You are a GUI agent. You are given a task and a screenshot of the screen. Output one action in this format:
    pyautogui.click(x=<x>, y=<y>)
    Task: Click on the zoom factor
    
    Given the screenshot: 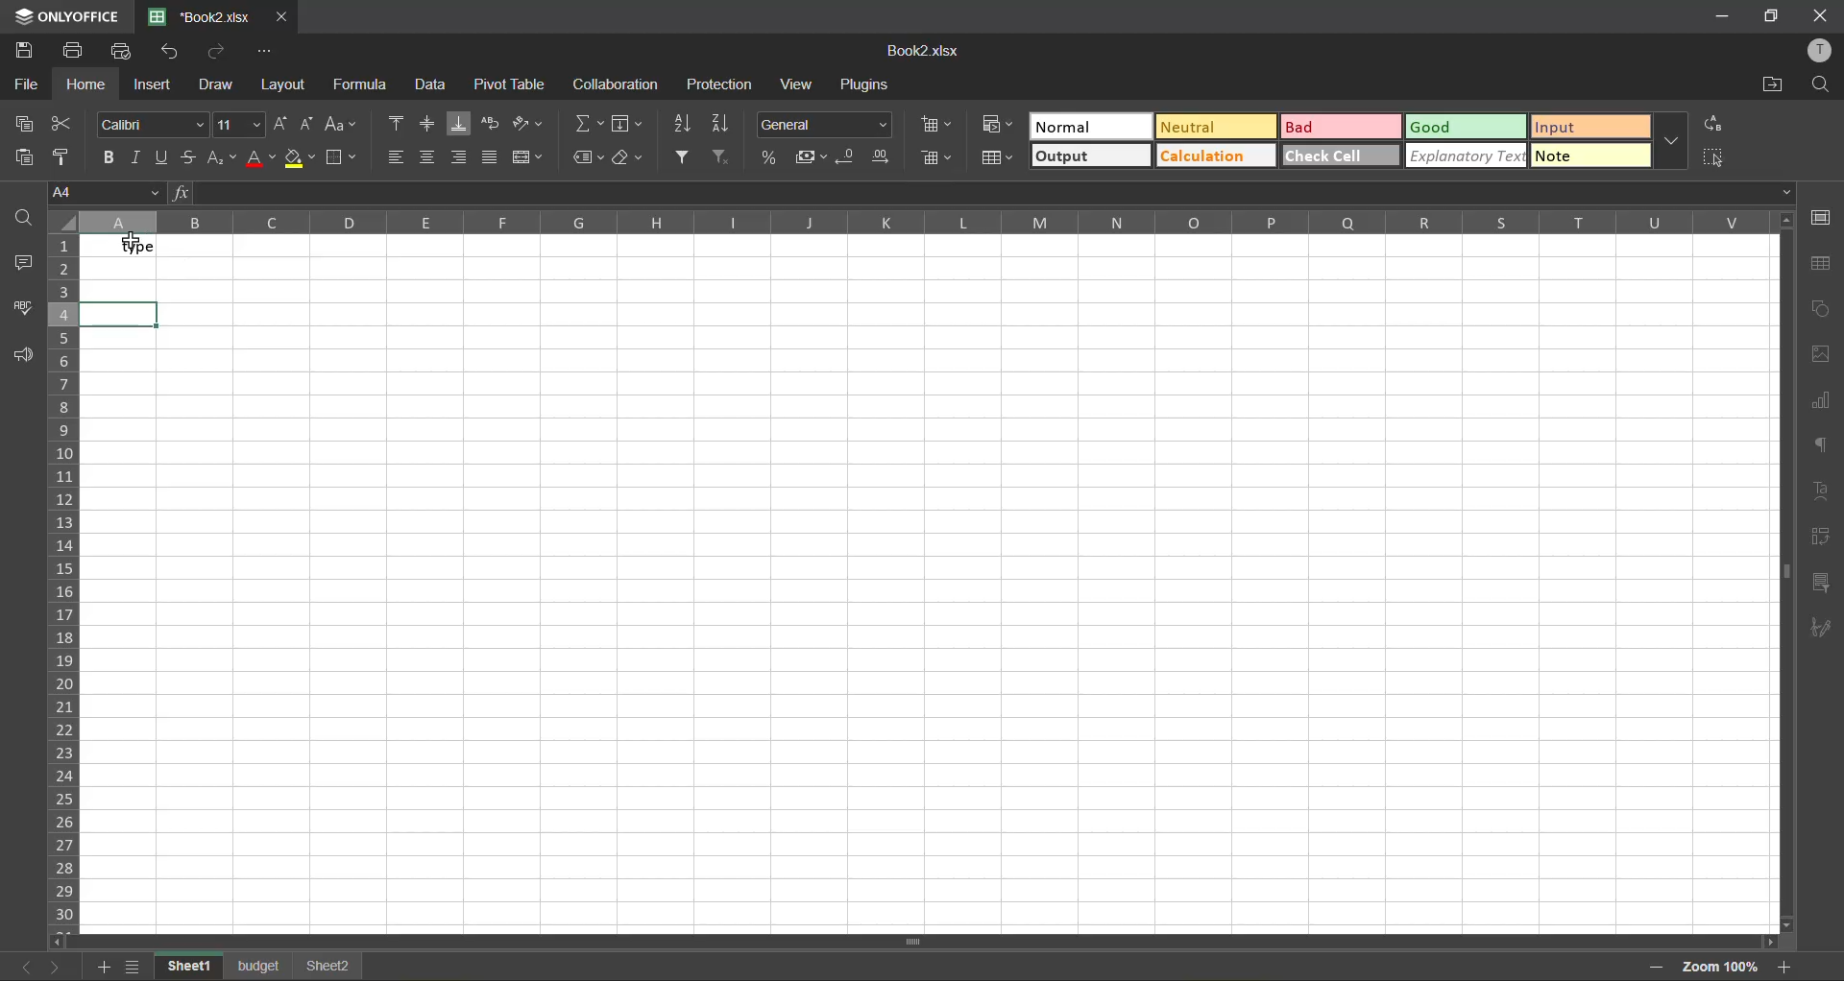 What is the action you would take?
    pyautogui.click(x=1724, y=969)
    